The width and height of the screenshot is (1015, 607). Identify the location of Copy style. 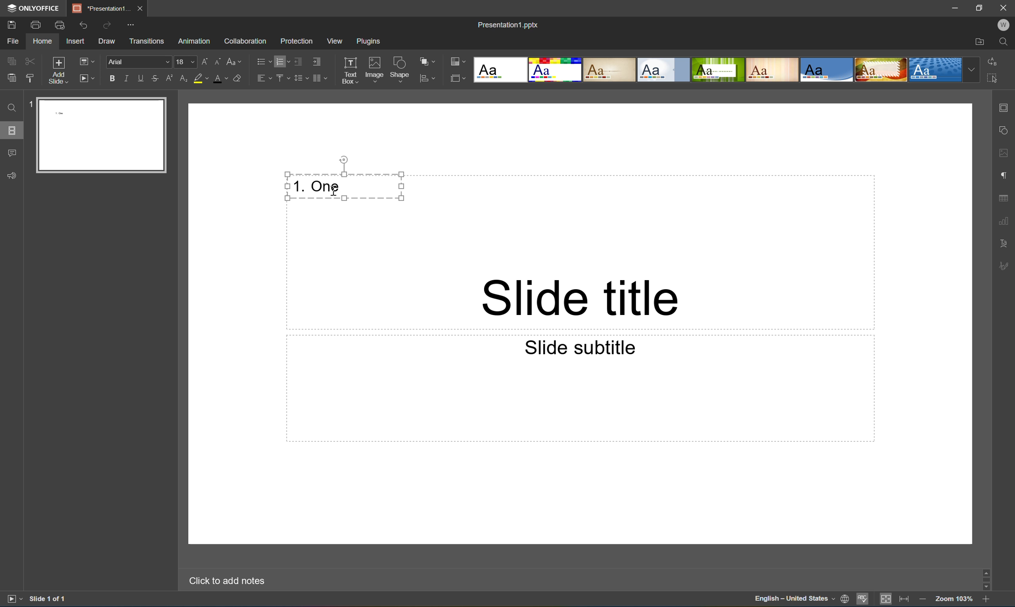
(31, 78).